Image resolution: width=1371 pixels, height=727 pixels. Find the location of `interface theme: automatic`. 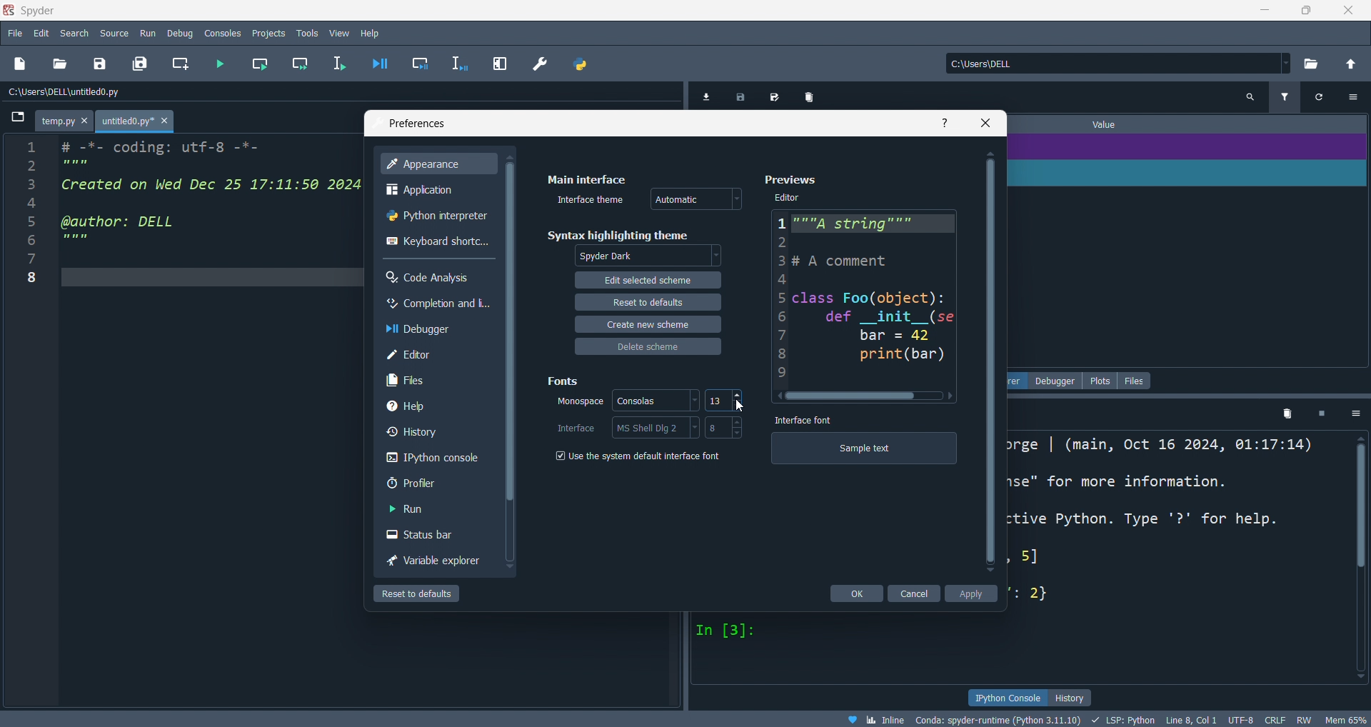

interface theme: automatic is located at coordinates (646, 199).